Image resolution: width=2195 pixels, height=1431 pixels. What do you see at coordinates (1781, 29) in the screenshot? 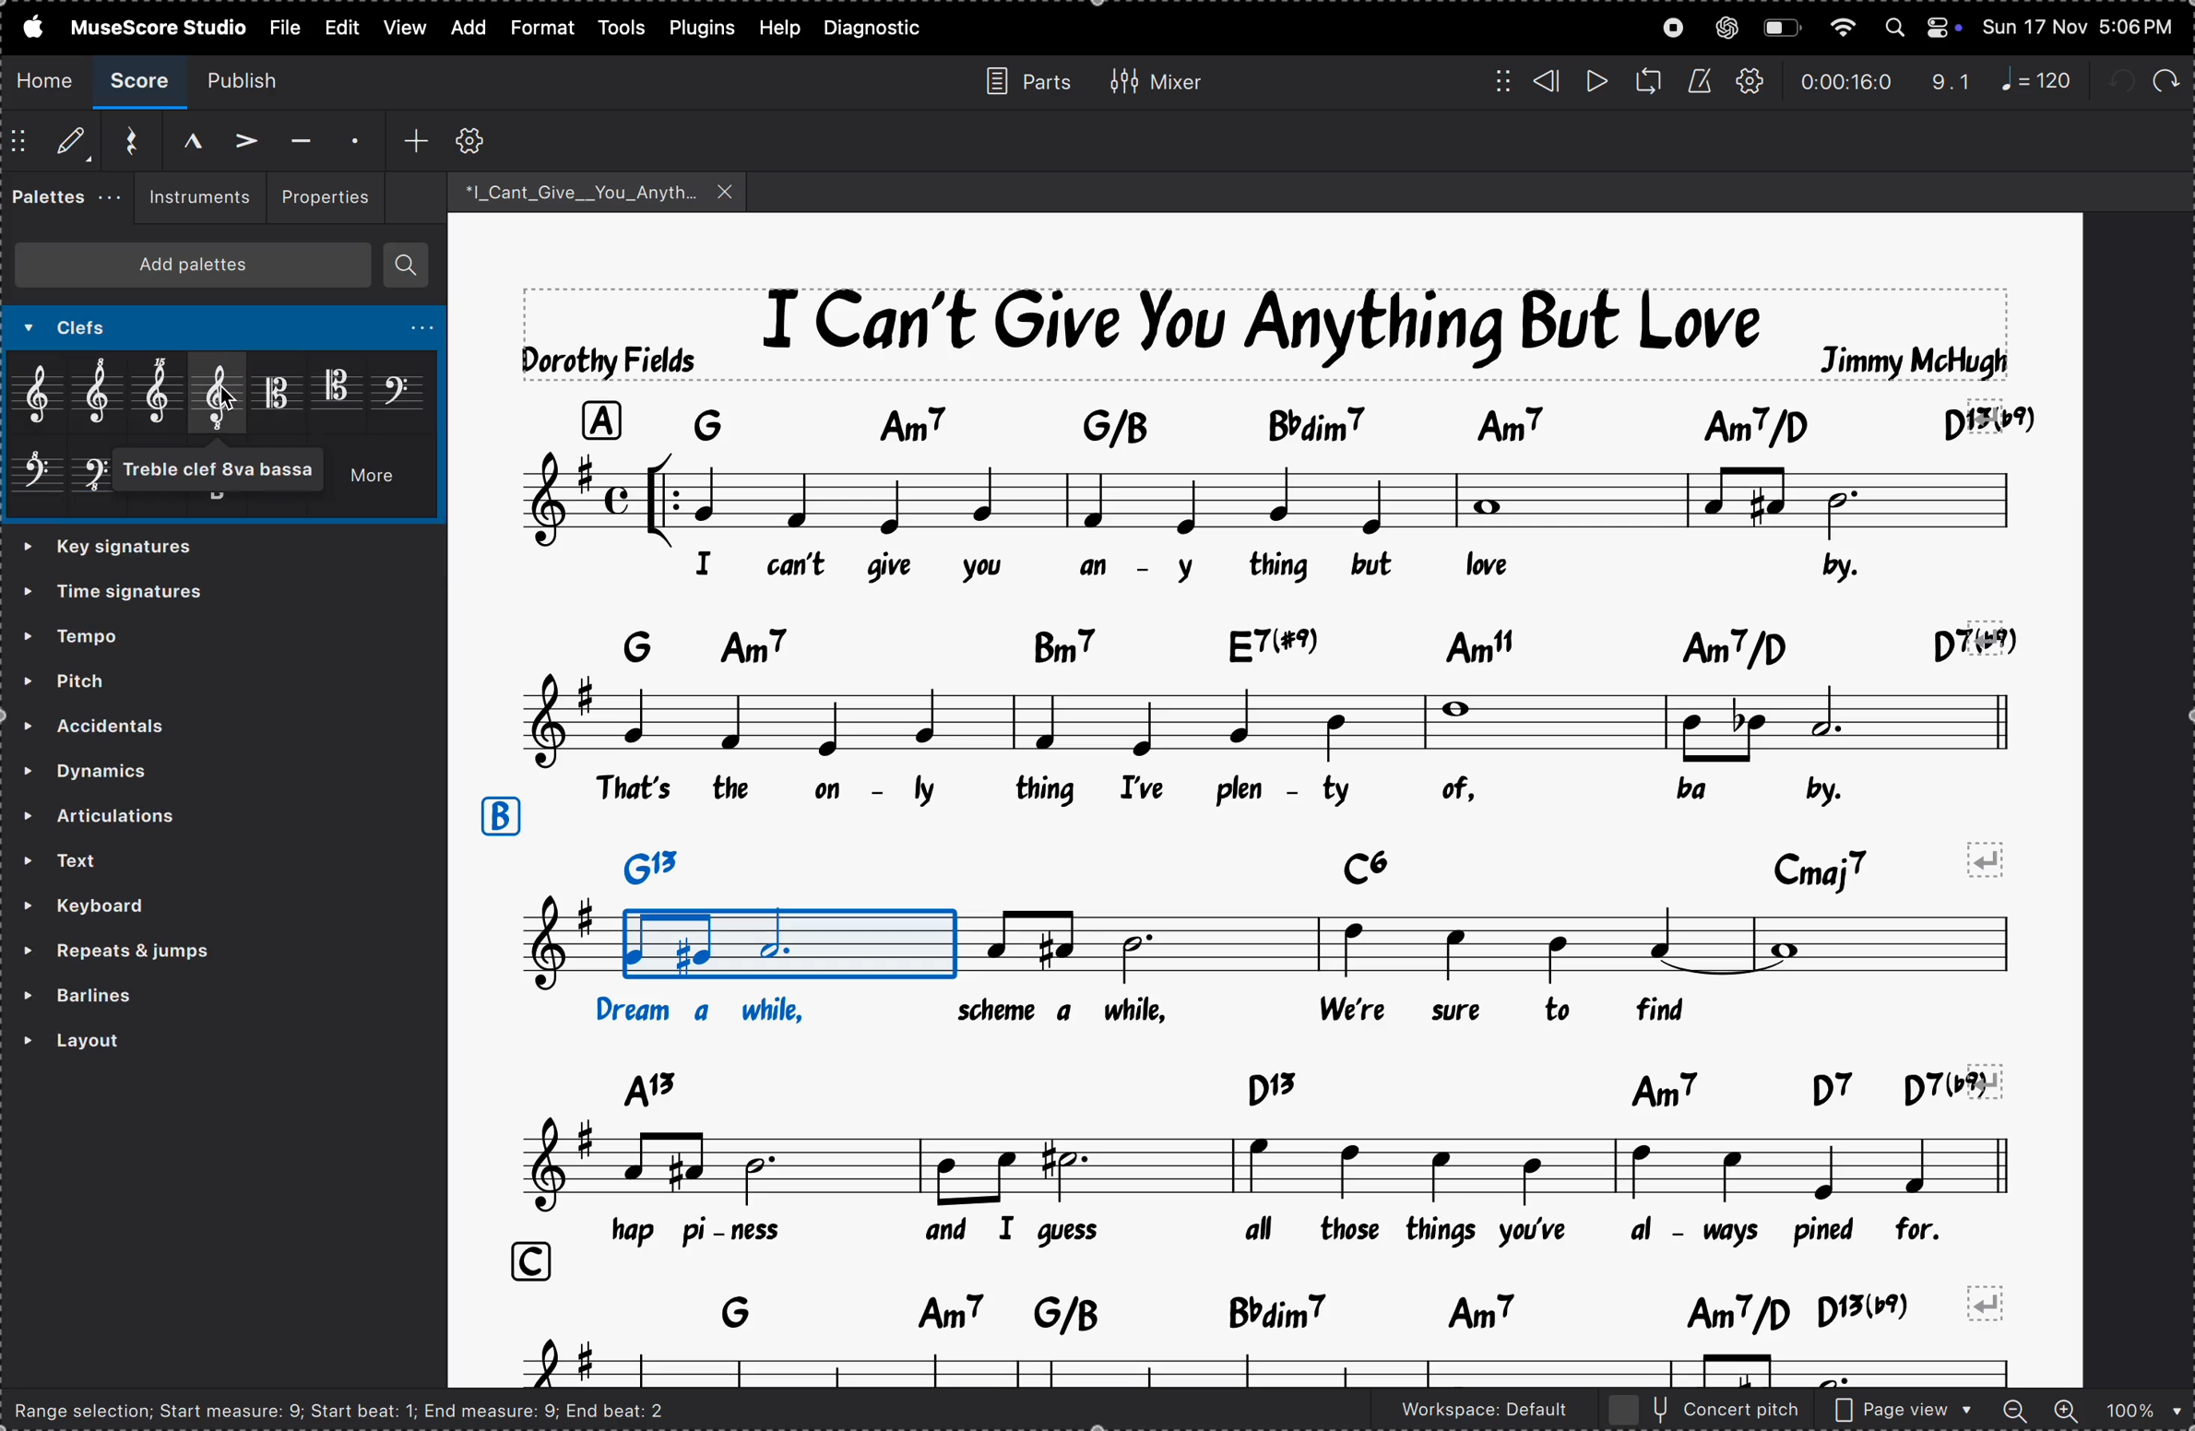
I see `battery` at bounding box center [1781, 29].